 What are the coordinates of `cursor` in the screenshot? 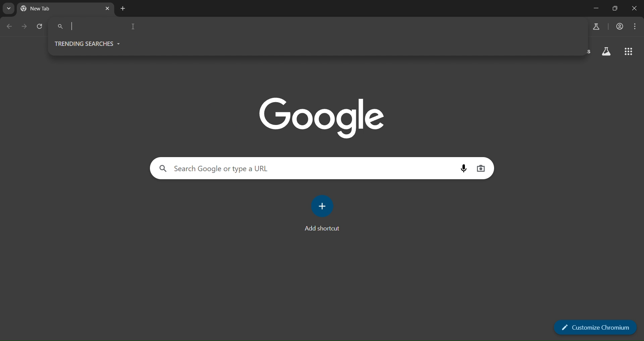 It's located at (135, 27).